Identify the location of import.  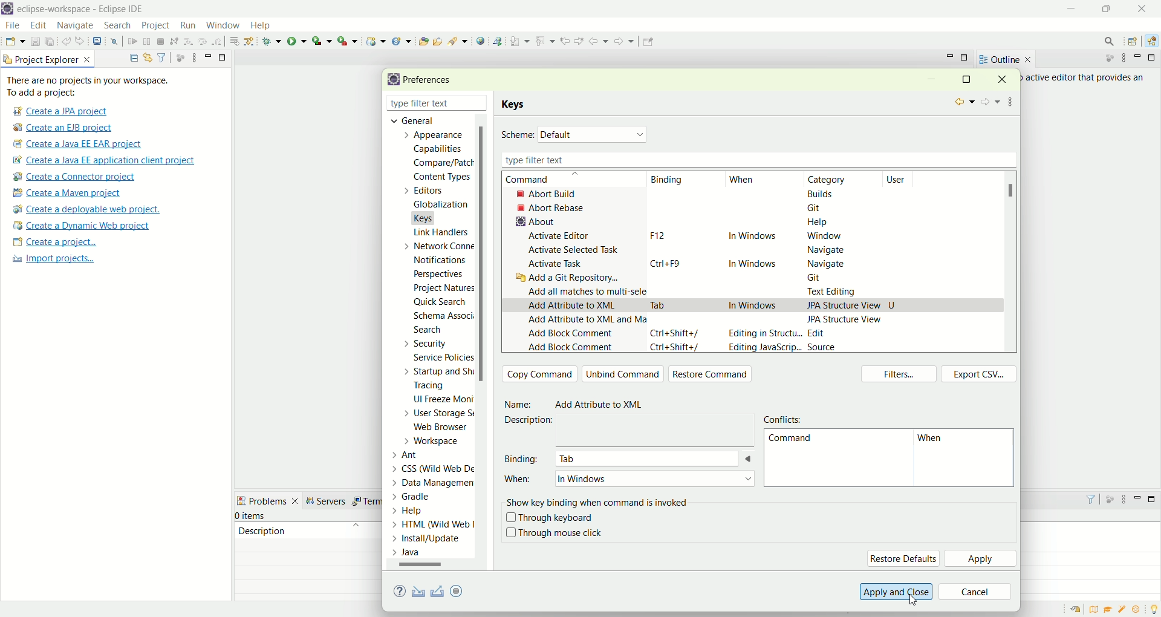
(416, 592).